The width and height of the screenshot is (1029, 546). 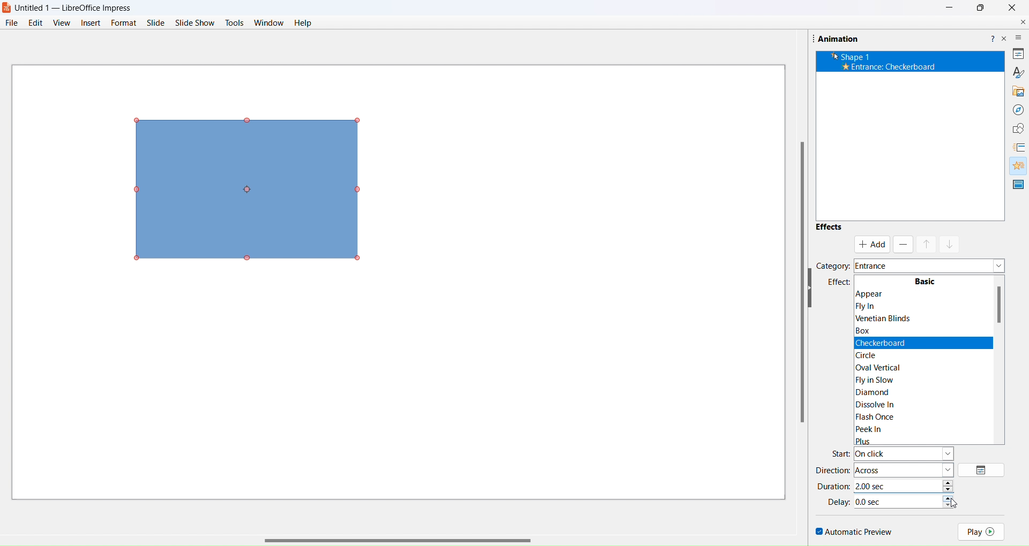 What do you see at coordinates (36, 22) in the screenshot?
I see `edit` at bounding box center [36, 22].